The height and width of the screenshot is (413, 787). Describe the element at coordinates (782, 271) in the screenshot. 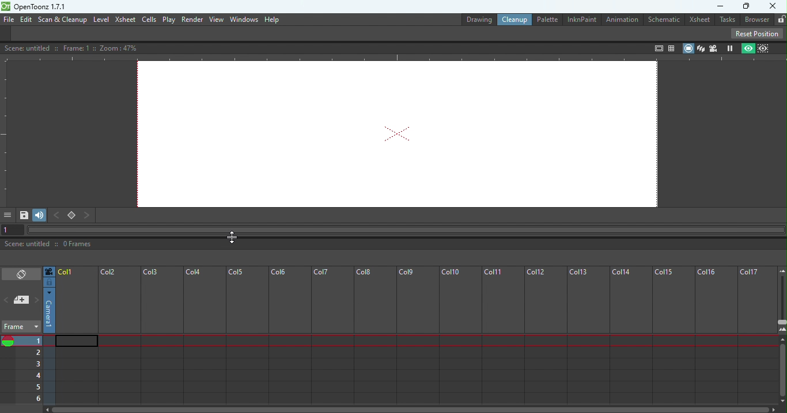

I see `Zoom out` at that location.